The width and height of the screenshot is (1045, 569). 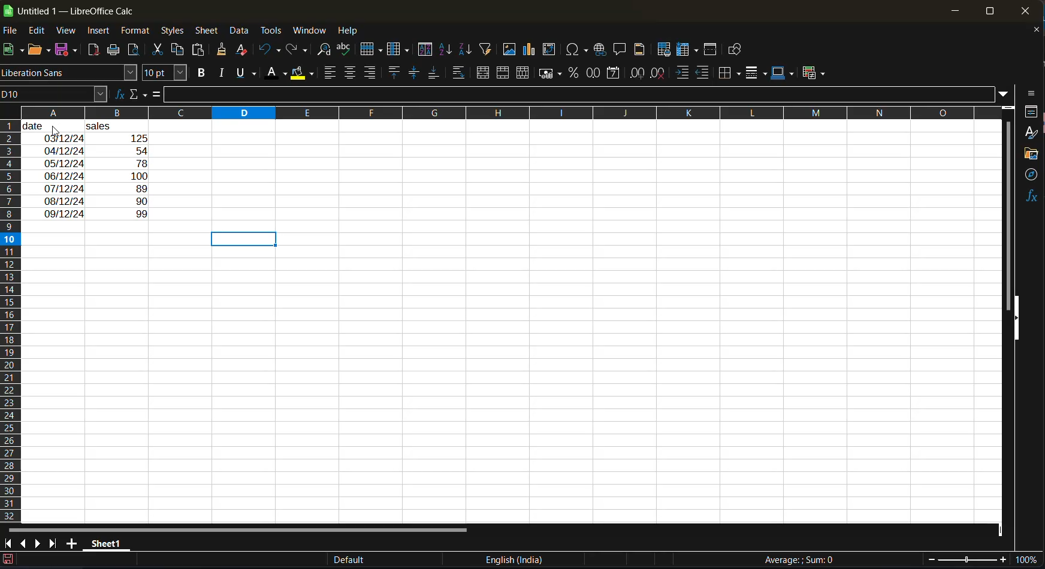 What do you see at coordinates (347, 50) in the screenshot?
I see `spelling` at bounding box center [347, 50].